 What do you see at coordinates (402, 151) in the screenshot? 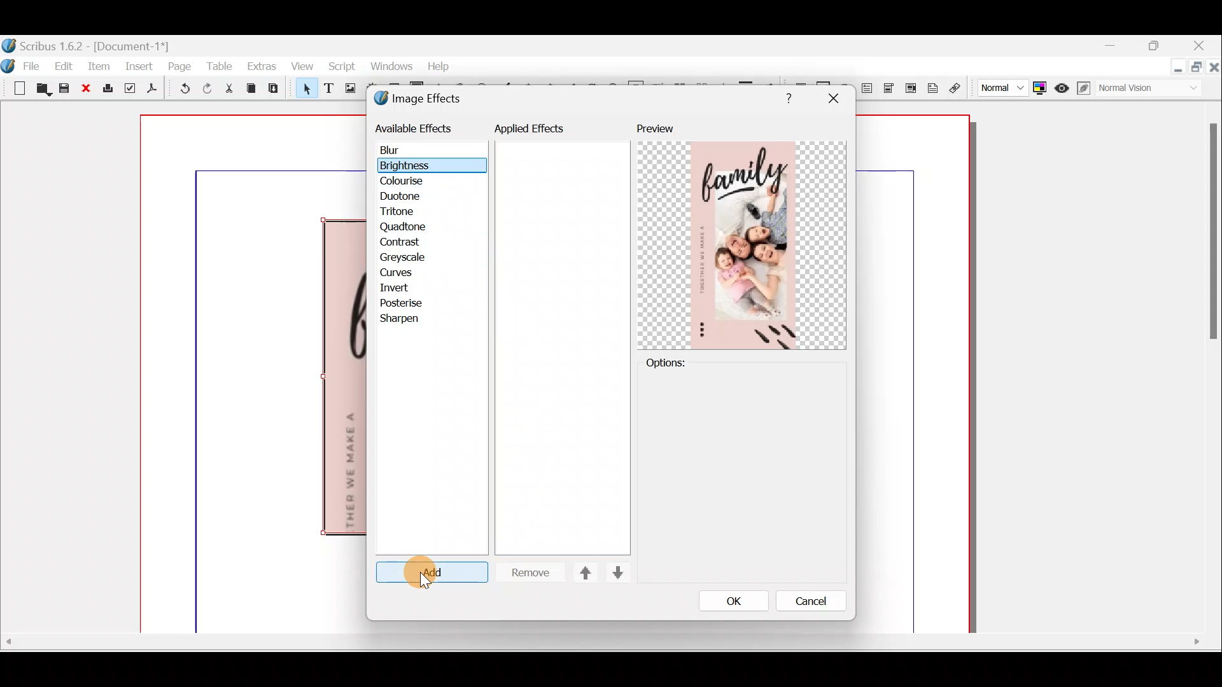
I see `Blur` at bounding box center [402, 151].